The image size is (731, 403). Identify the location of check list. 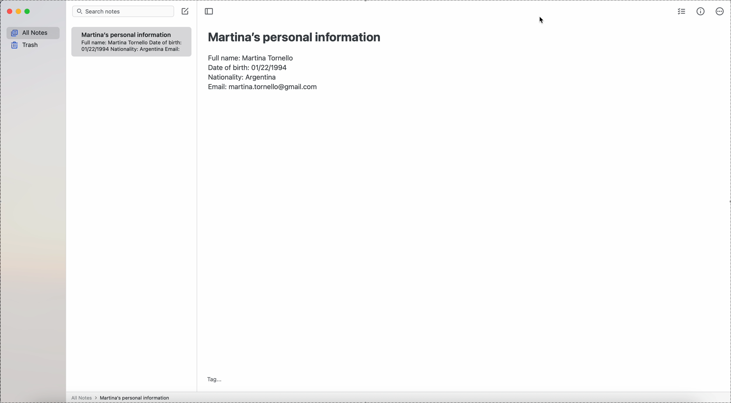
(681, 12).